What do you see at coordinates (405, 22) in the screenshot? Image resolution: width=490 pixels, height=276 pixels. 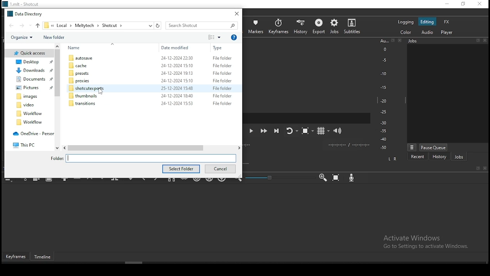 I see `logging` at bounding box center [405, 22].